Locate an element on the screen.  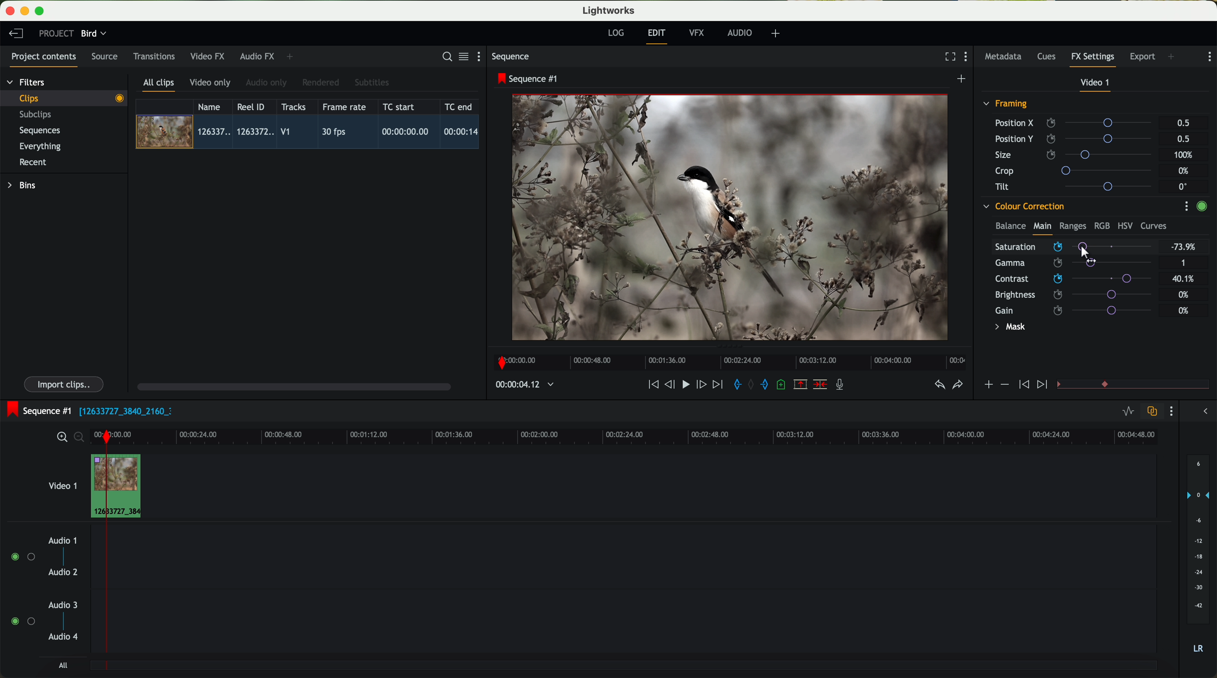
size is located at coordinates (1076, 155).